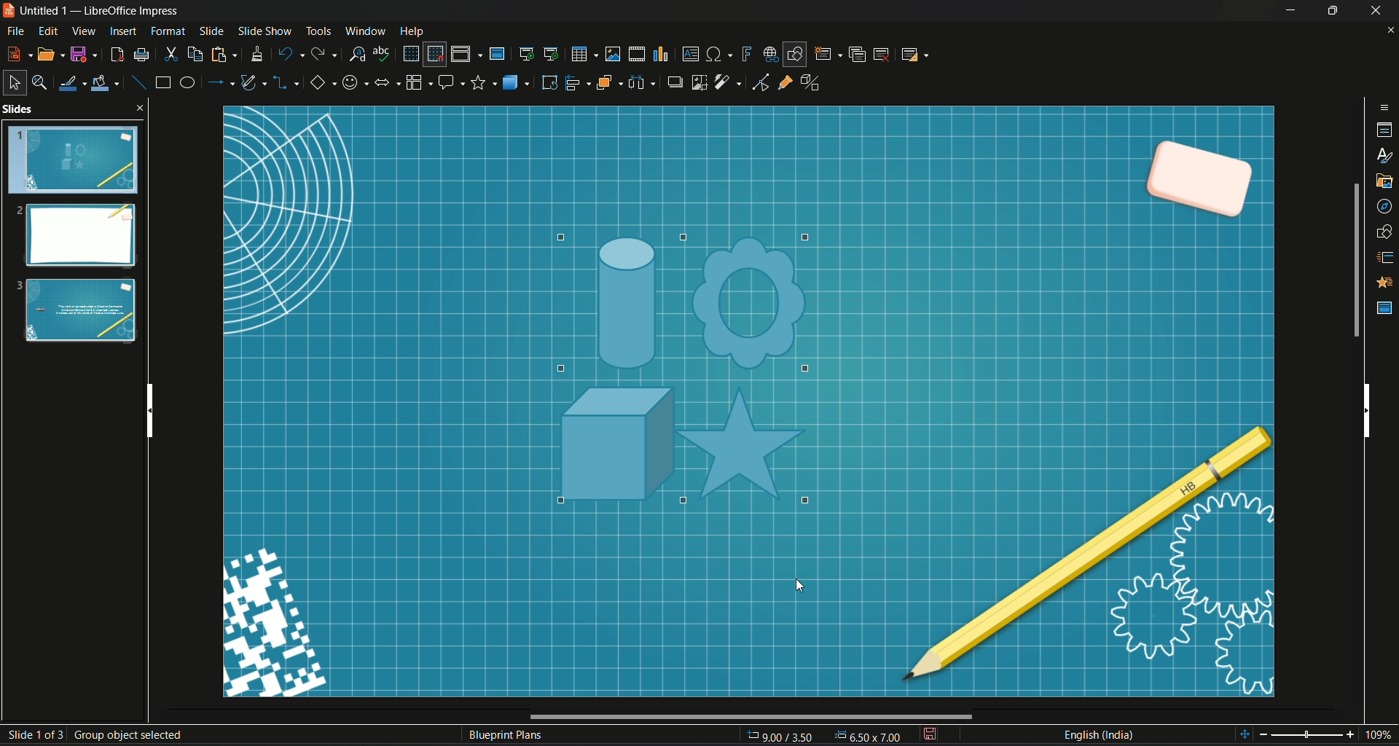 Image resolution: width=1399 pixels, height=746 pixels. What do you see at coordinates (700, 82) in the screenshot?
I see `crop image` at bounding box center [700, 82].